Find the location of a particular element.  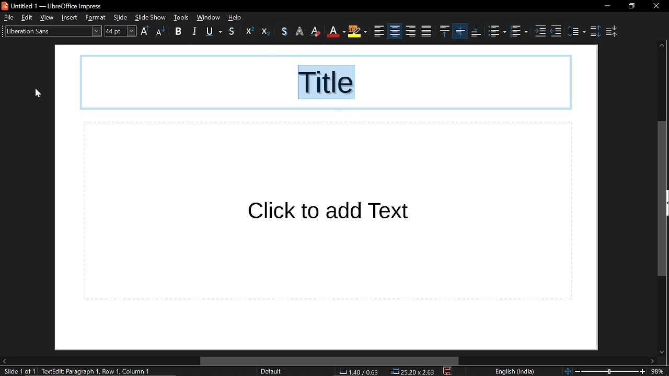

align bottom is located at coordinates (460, 31).